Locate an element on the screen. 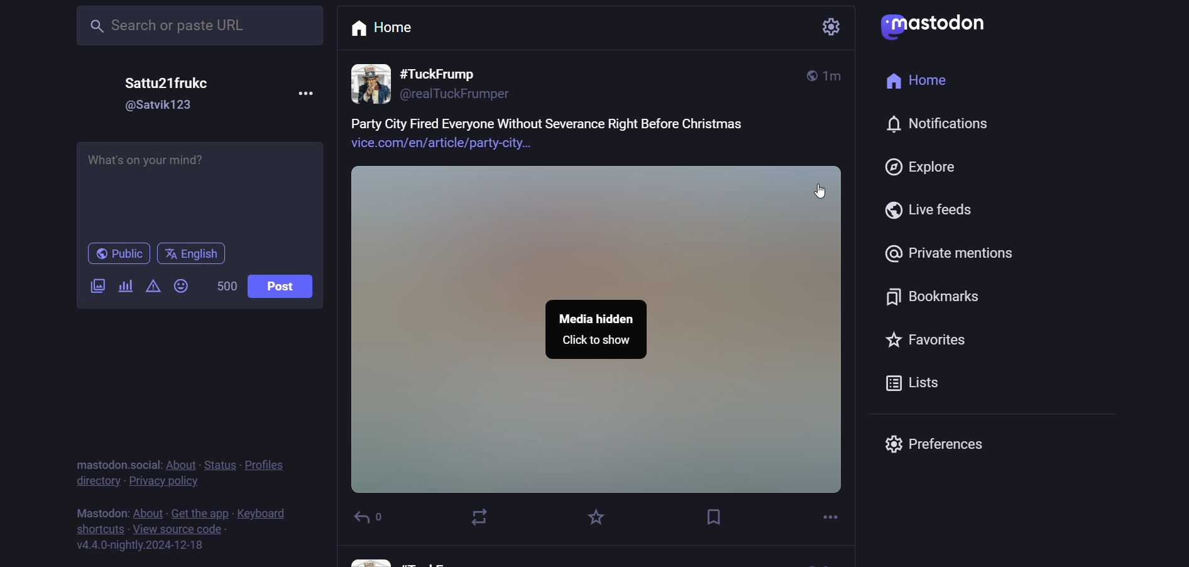 This screenshot has width=1189, height=567. Favorites is located at coordinates (925, 341).